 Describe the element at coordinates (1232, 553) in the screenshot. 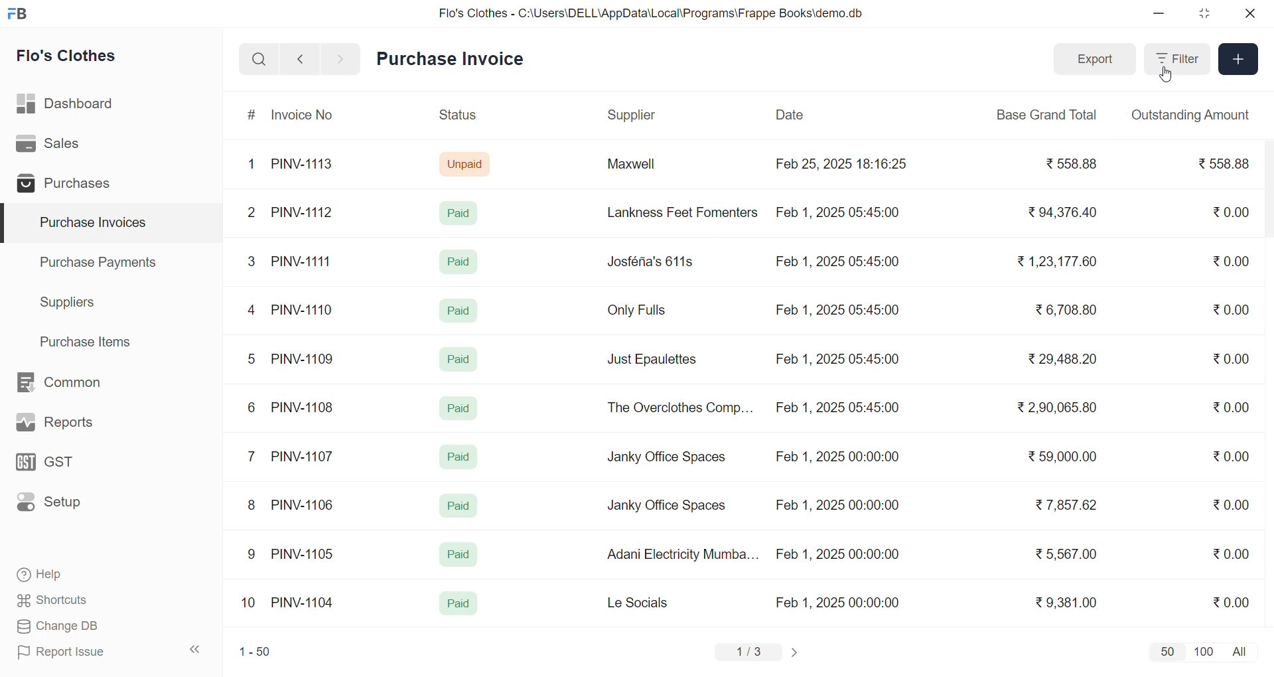

I see `₹0.00` at that location.